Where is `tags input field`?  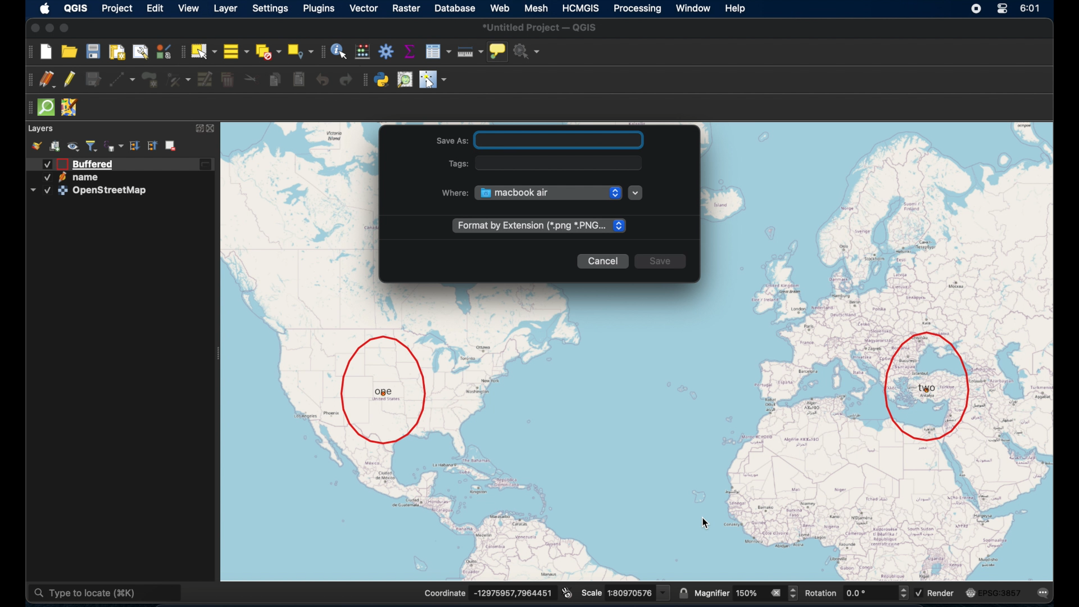 tags input field is located at coordinates (563, 163).